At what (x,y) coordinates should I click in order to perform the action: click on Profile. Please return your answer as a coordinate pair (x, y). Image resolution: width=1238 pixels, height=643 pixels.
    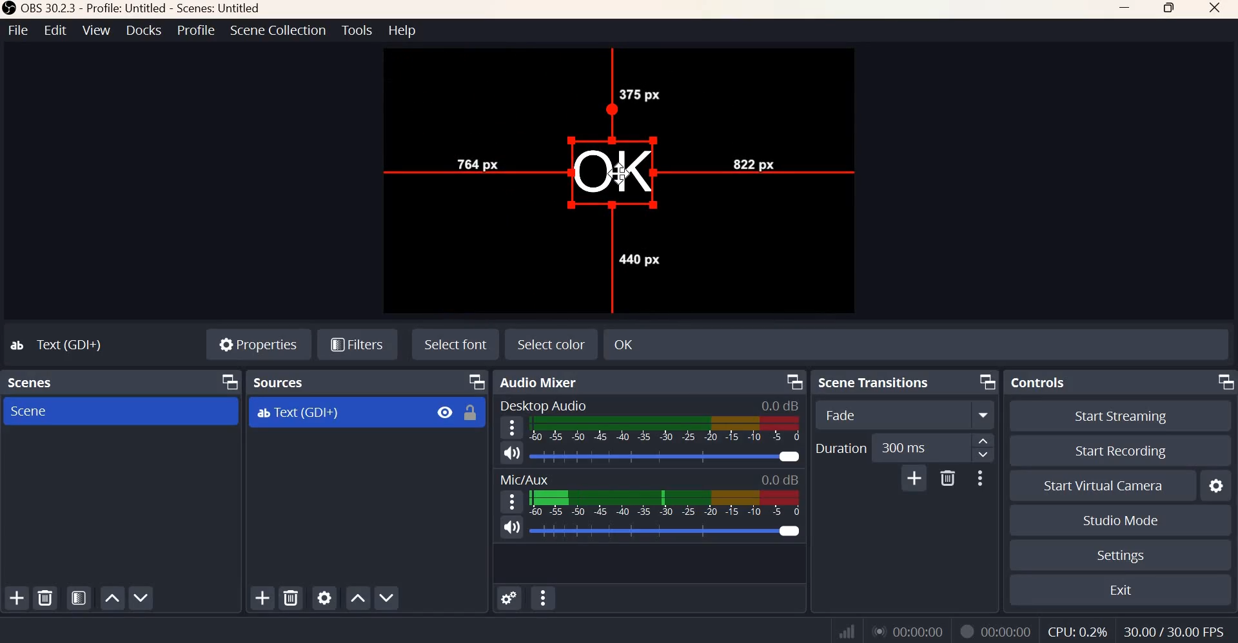
    Looking at the image, I should click on (197, 30).